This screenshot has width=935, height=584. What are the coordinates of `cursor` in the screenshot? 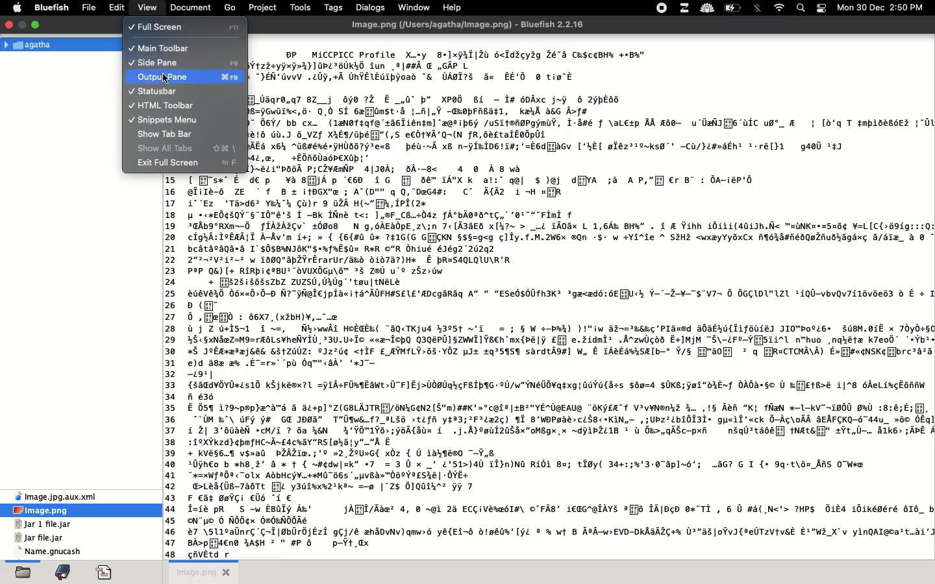 It's located at (168, 77).